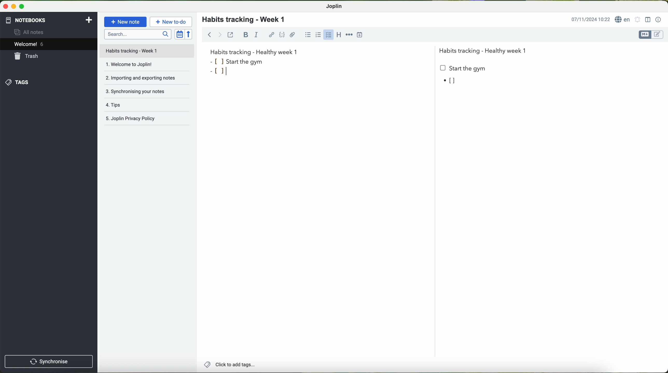 The image size is (668, 373). What do you see at coordinates (22, 6) in the screenshot?
I see `maximize` at bounding box center [22, 6].